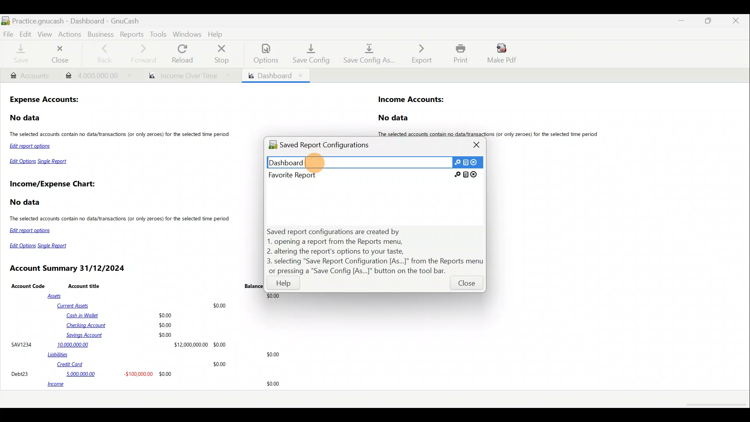 The width and height of the screenshot is (750, 422). I want to click on Save config as, so click(367, 54).